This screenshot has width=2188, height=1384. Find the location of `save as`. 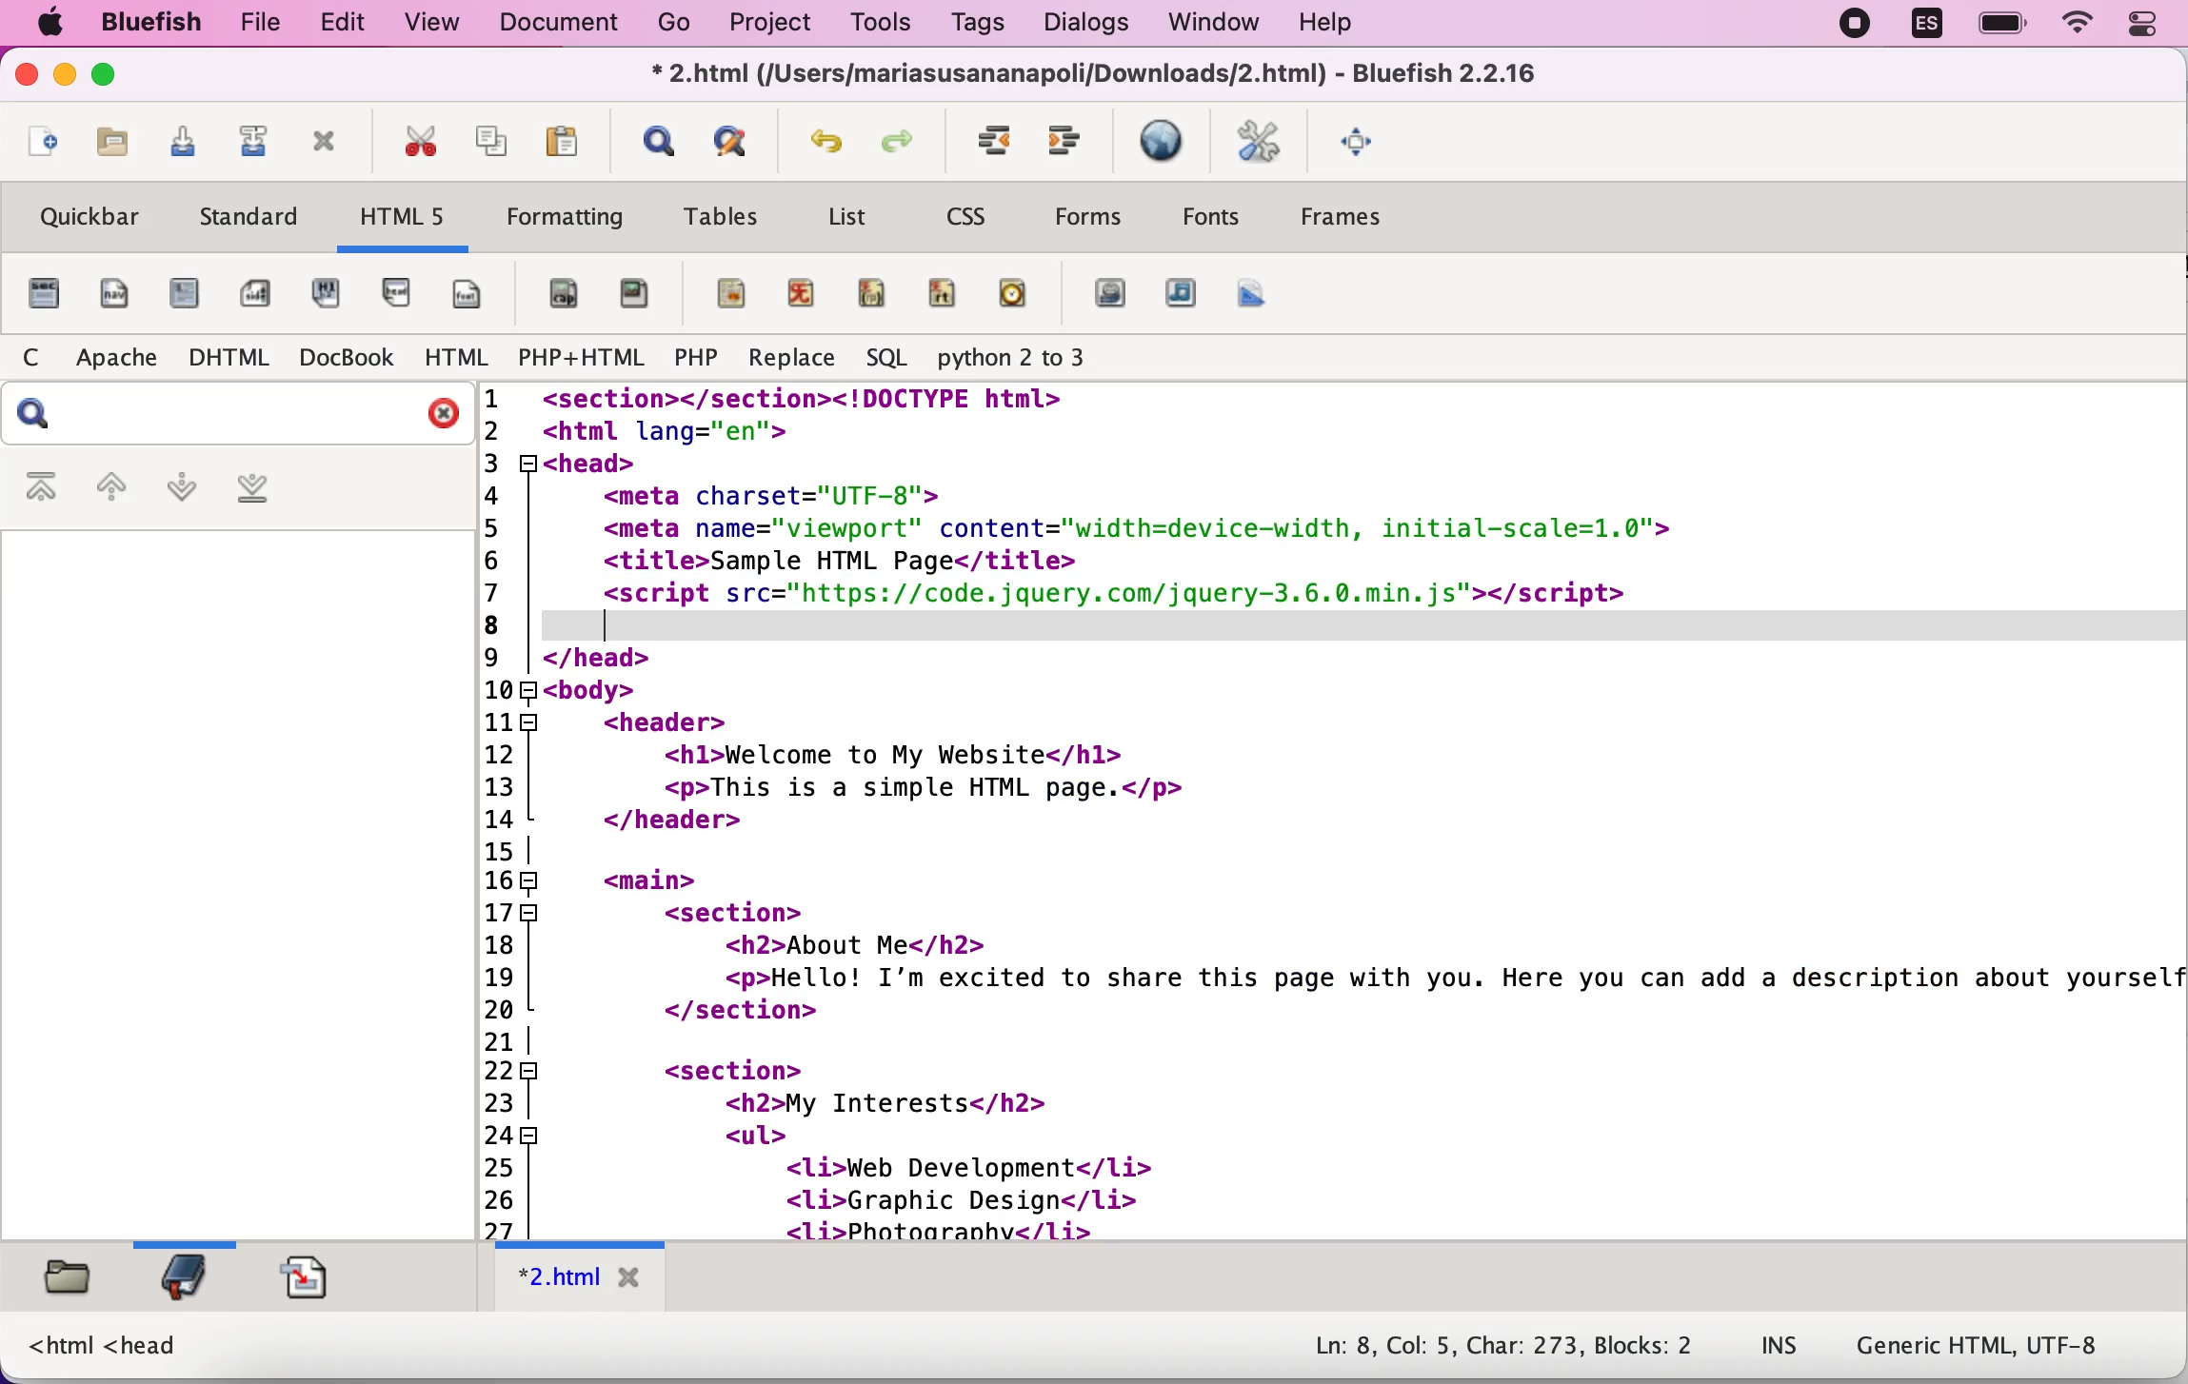

save as is located at coordinates (257, 139).